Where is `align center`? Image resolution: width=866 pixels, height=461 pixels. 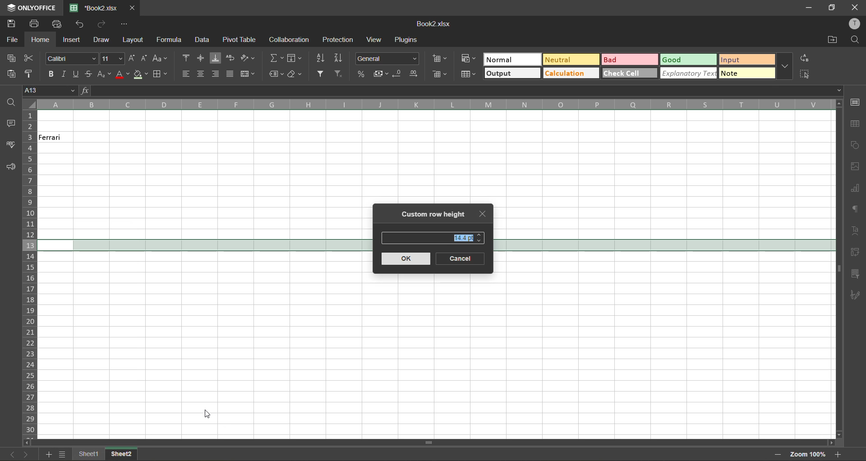 align center is located at coordinates (203, 74).